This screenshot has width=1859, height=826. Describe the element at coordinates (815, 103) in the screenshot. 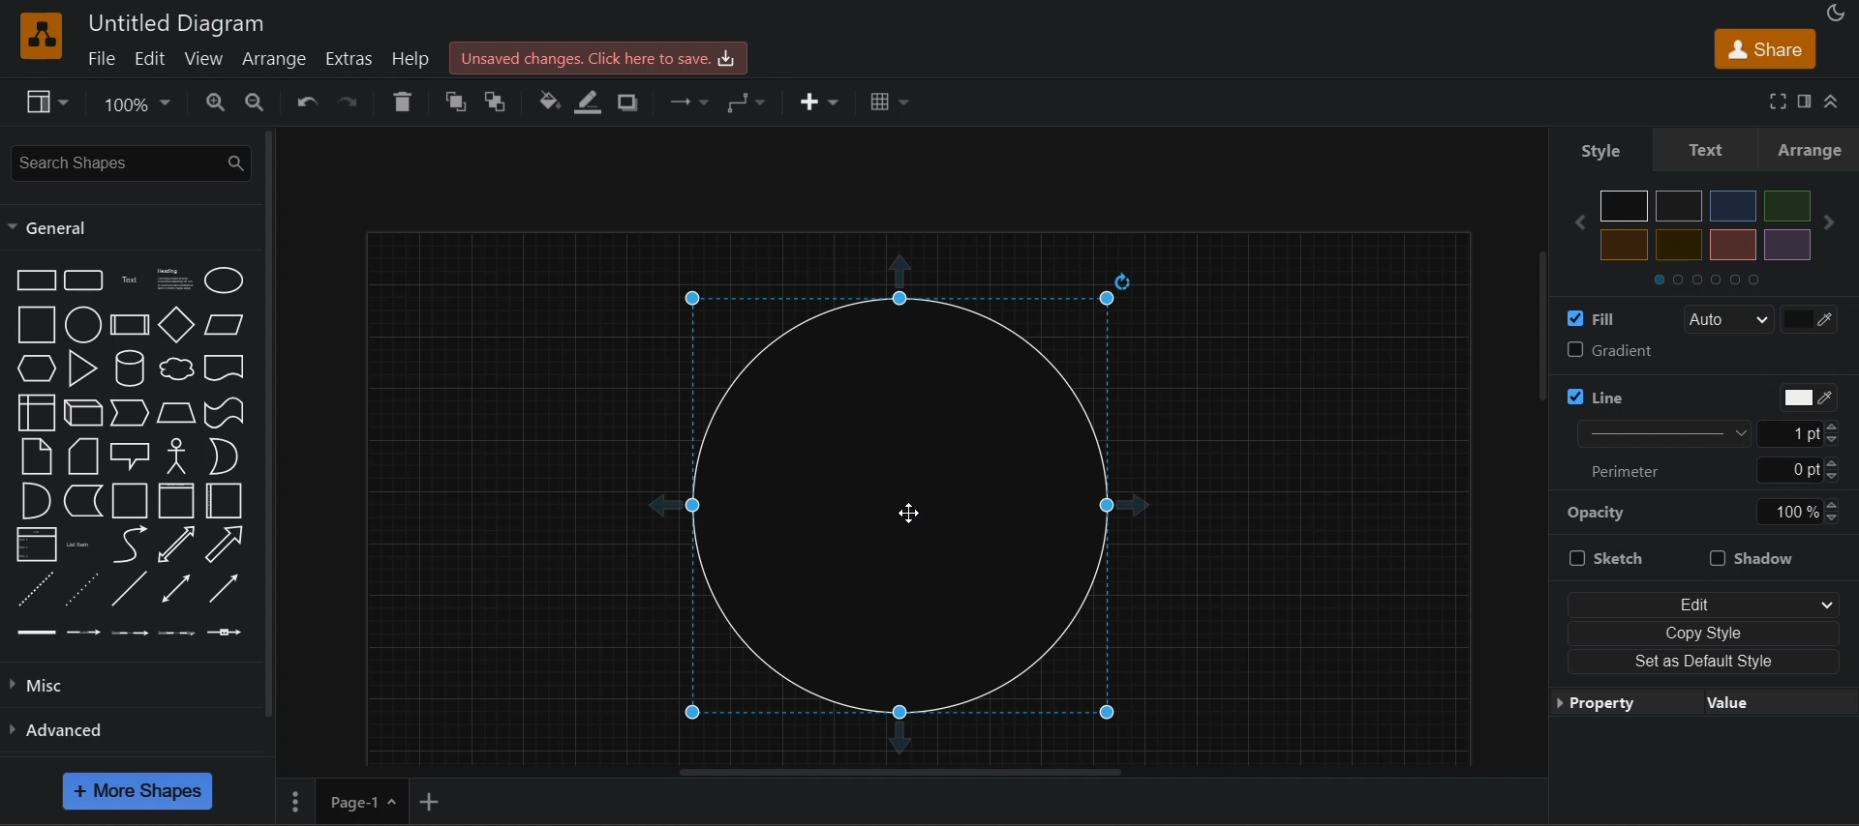

I see `insert` at that location.